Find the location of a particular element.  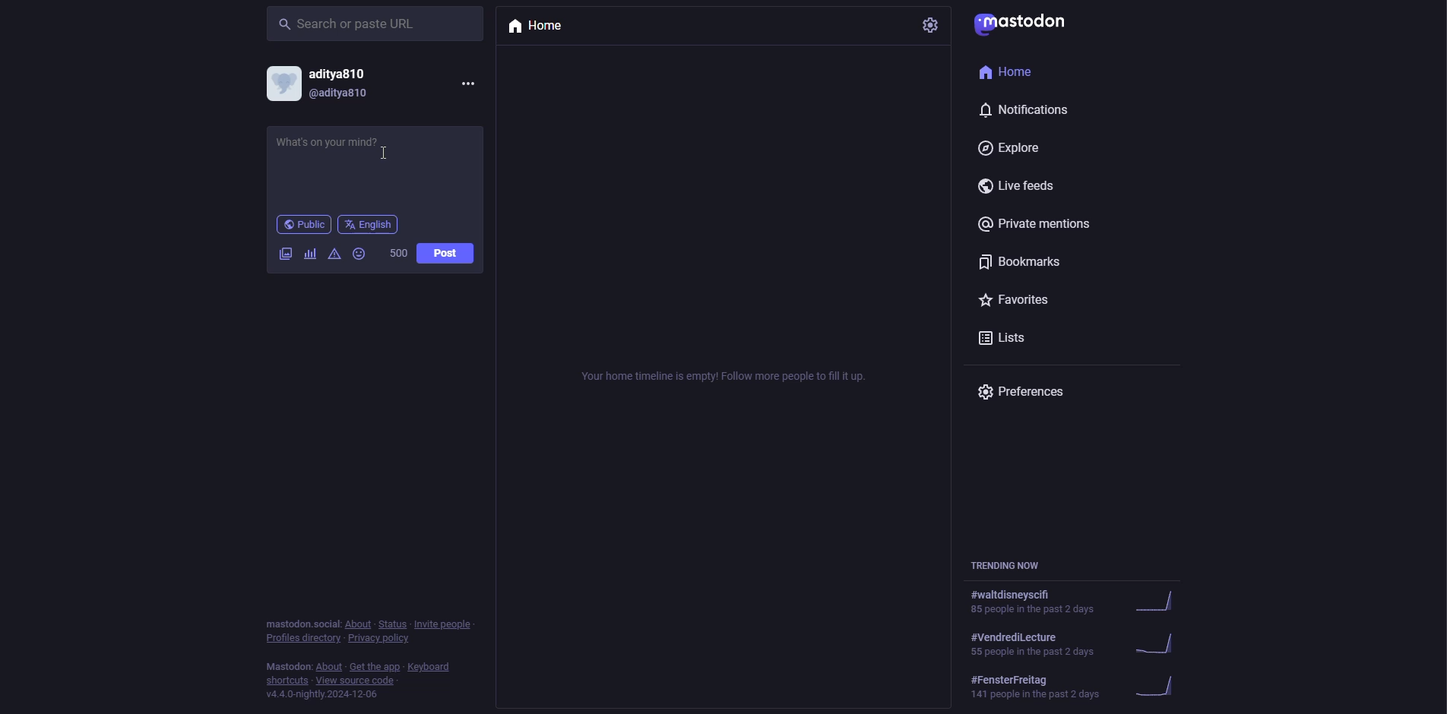

info is located at coordinates (360, 660).